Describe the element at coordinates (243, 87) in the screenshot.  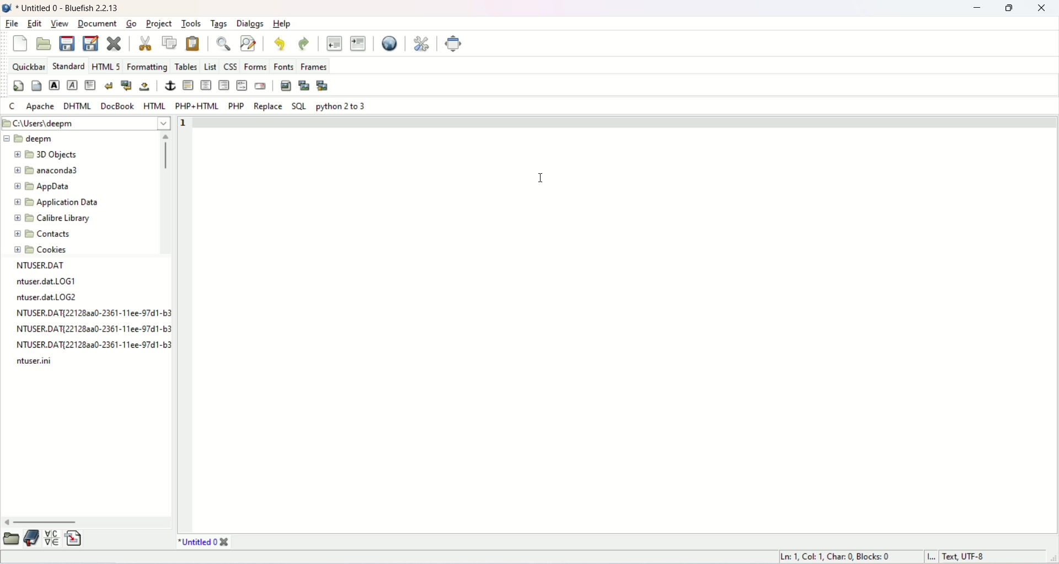
I see `HTML comment` at that location.